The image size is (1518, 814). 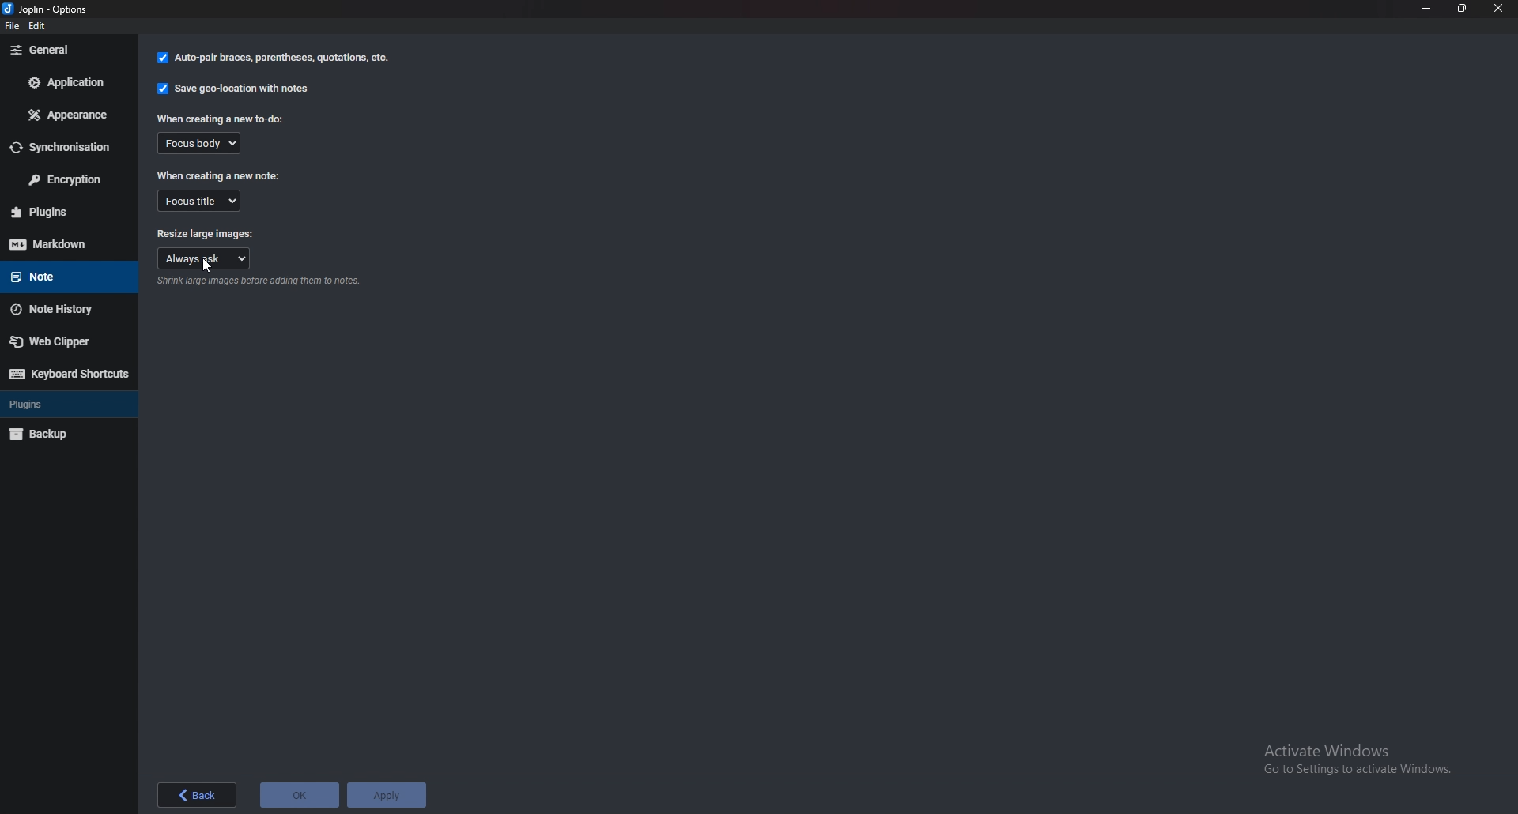 What do you see at coordinates (53, 9) in the screenshot?
I see `options` at bounding box center [53, 9].